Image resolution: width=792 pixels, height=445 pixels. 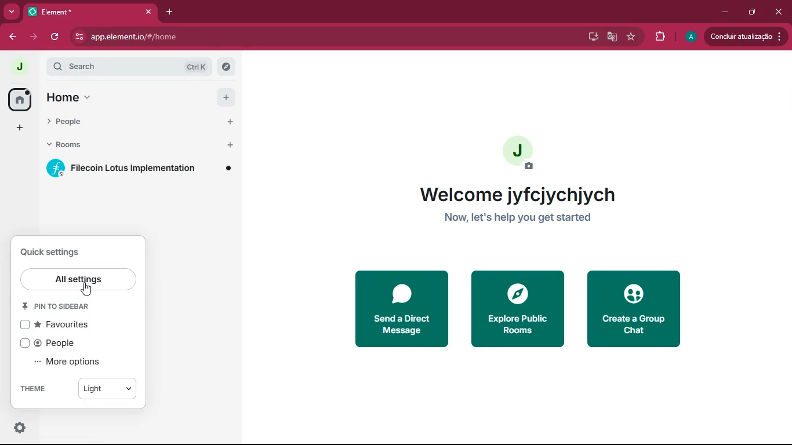 I want to click on theme, so click(x=41, y=389).